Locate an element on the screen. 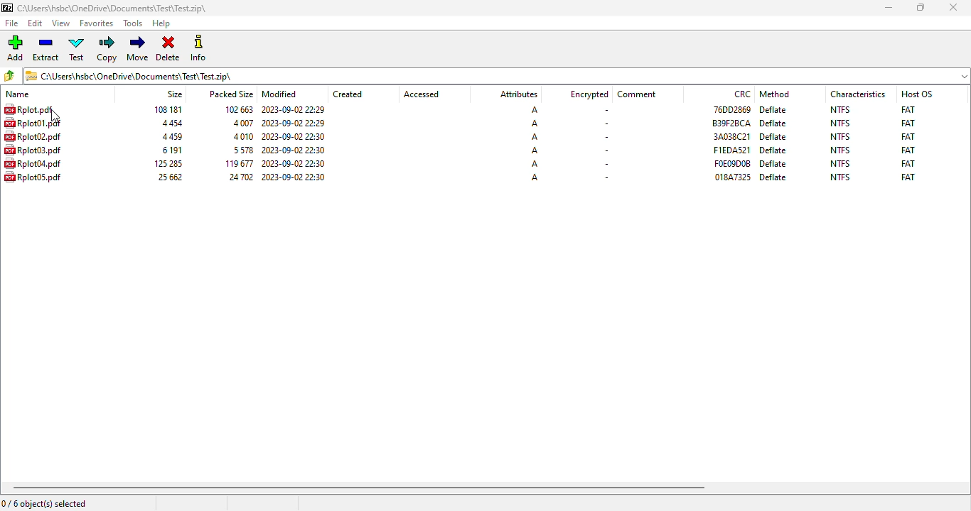 This screenshot has width=971, height=511. horizontal scroll bar is located at coordinates (359, 488).